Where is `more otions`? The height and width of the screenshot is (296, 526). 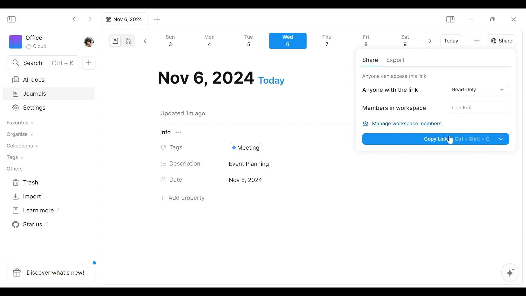 more otions is located at coordinates (477, 40).